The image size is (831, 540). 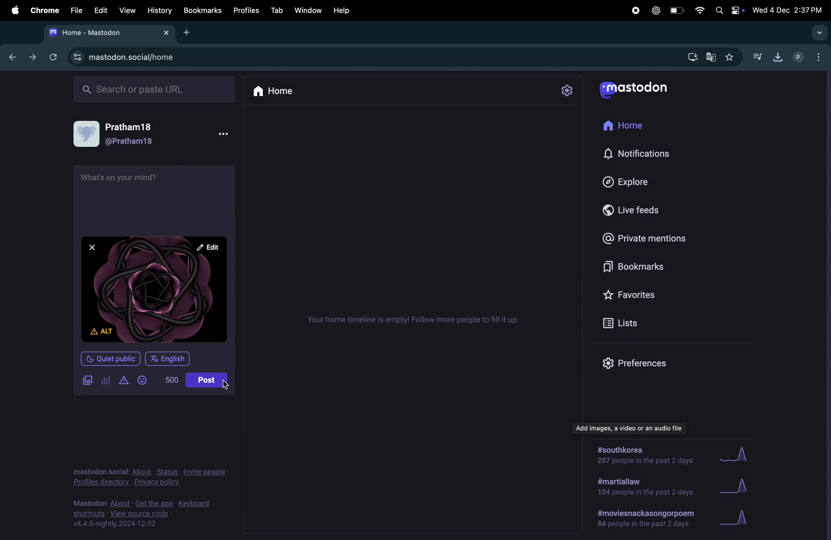 What do you see at coordinates (123, 382) in the screenshot?
I see `alerts` at bounding box center [123, 382].